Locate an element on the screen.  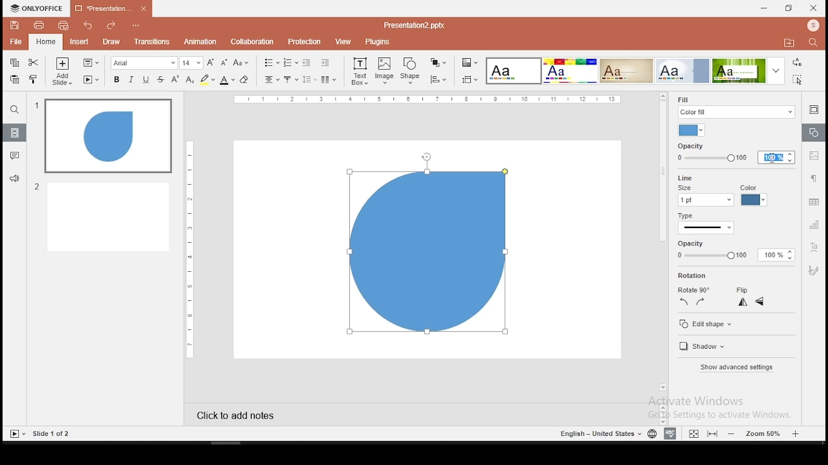
text art tool is located at coordinates (815, 247).